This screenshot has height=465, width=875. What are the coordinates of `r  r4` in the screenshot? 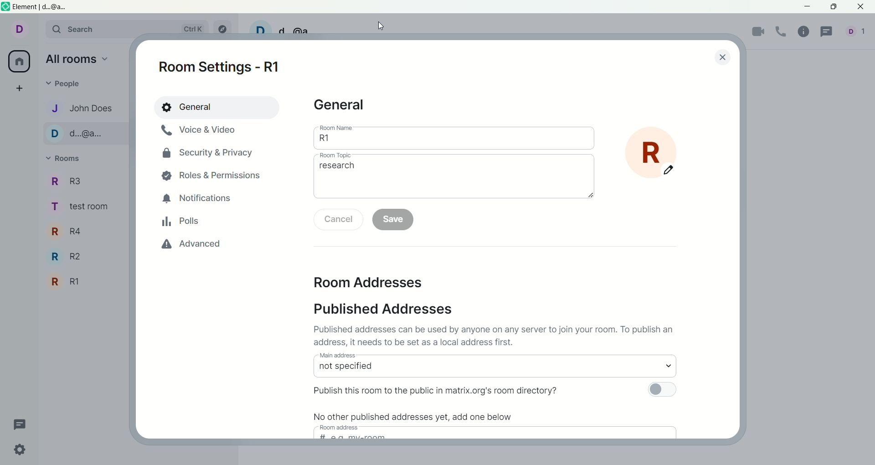 It's located at (70, 233).